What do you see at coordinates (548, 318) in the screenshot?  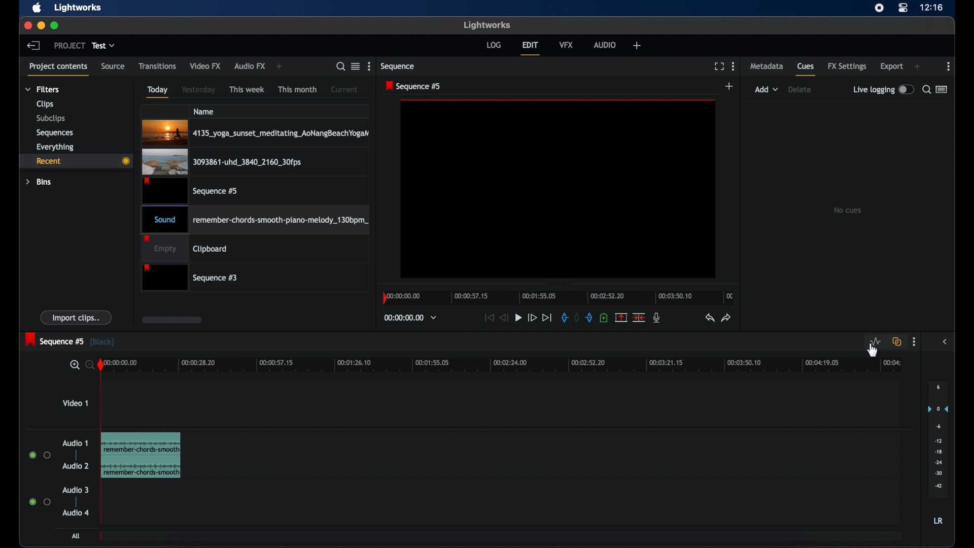 I see `jump to end` at bounding box center [548, 318].